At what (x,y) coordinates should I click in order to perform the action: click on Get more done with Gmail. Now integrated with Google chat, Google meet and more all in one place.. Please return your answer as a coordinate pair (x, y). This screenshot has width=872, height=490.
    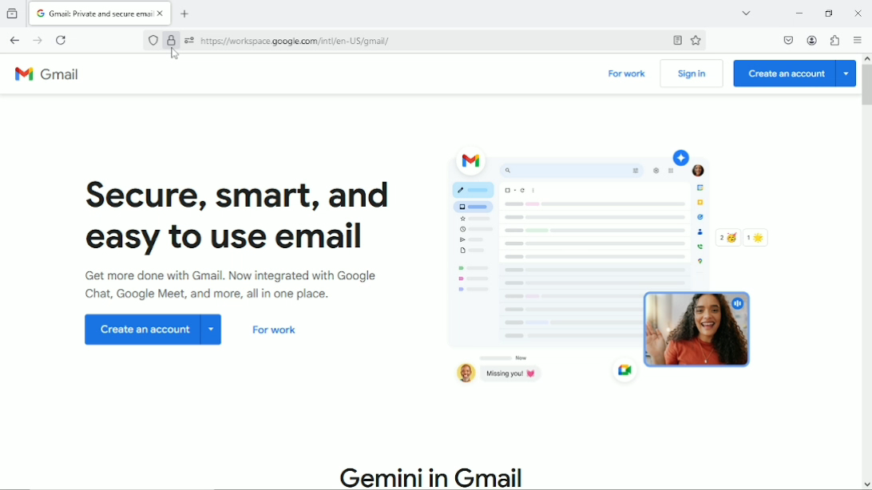
    Looking at the image, I should click on (237, 285).